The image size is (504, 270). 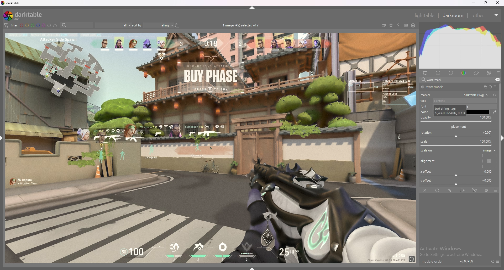 What do you see at coordinates (460, 127) in the screenshot?
I see `placement` at bounding box center [460, 127].